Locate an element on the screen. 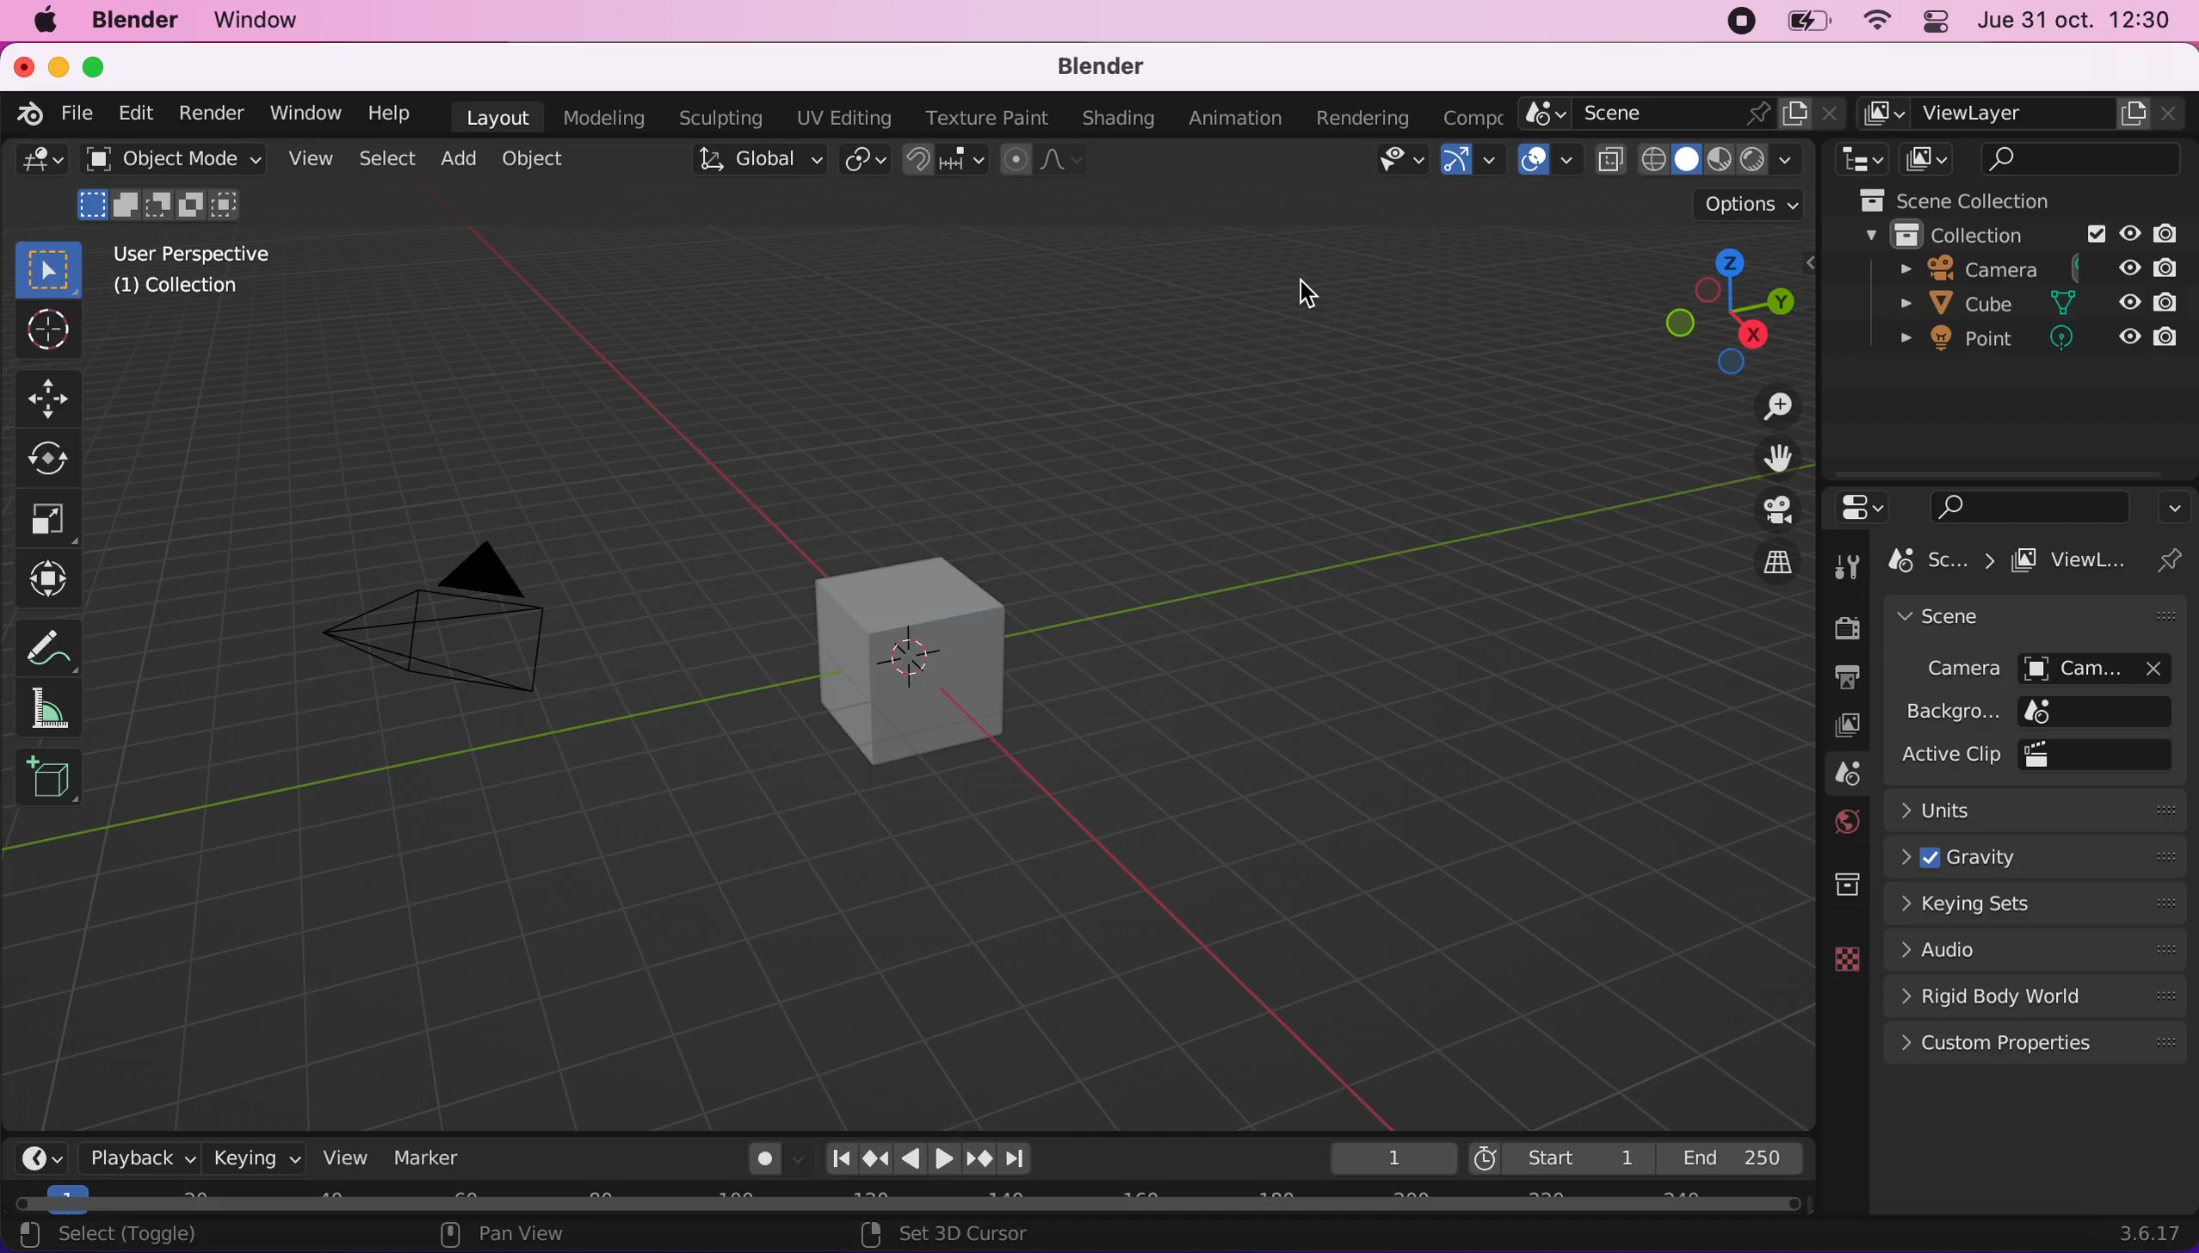  user perspective (1) collection is located at coordinates (200, 269).